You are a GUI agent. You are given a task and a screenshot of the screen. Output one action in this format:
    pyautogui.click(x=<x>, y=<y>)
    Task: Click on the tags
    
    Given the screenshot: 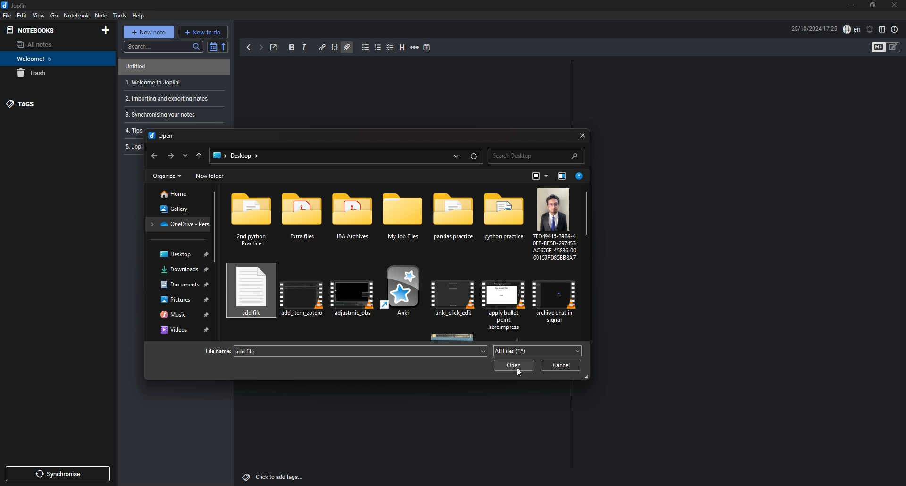 What is the action you would take?
    pyautogui.click(x=51, y=104)
    